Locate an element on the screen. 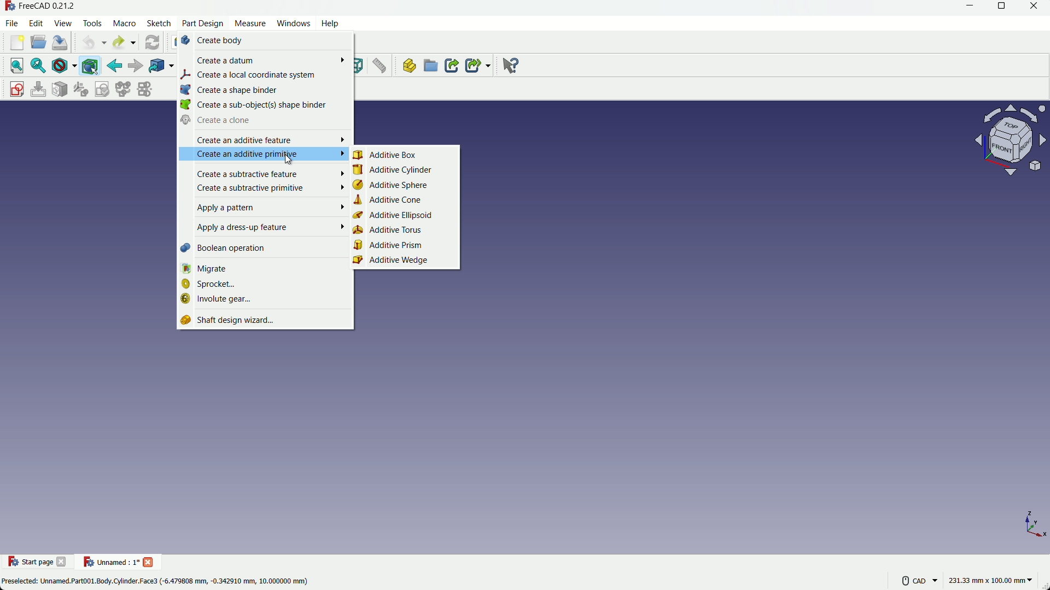 The width and height of the screenshot is (1050, 590). macros is located at coordinates (124, 23).